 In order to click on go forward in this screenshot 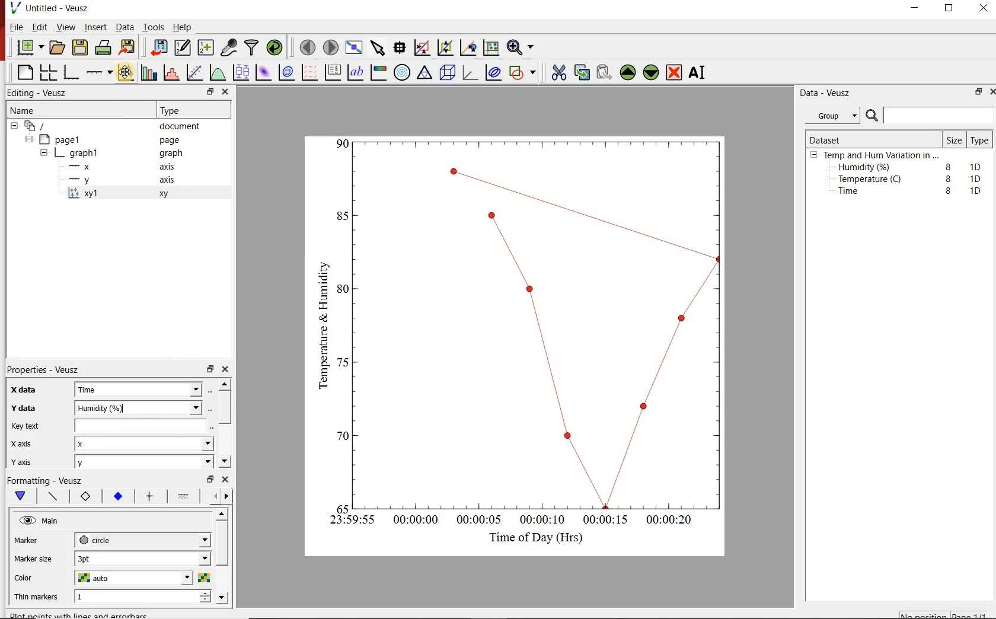, I will do `click(229, 496)`.